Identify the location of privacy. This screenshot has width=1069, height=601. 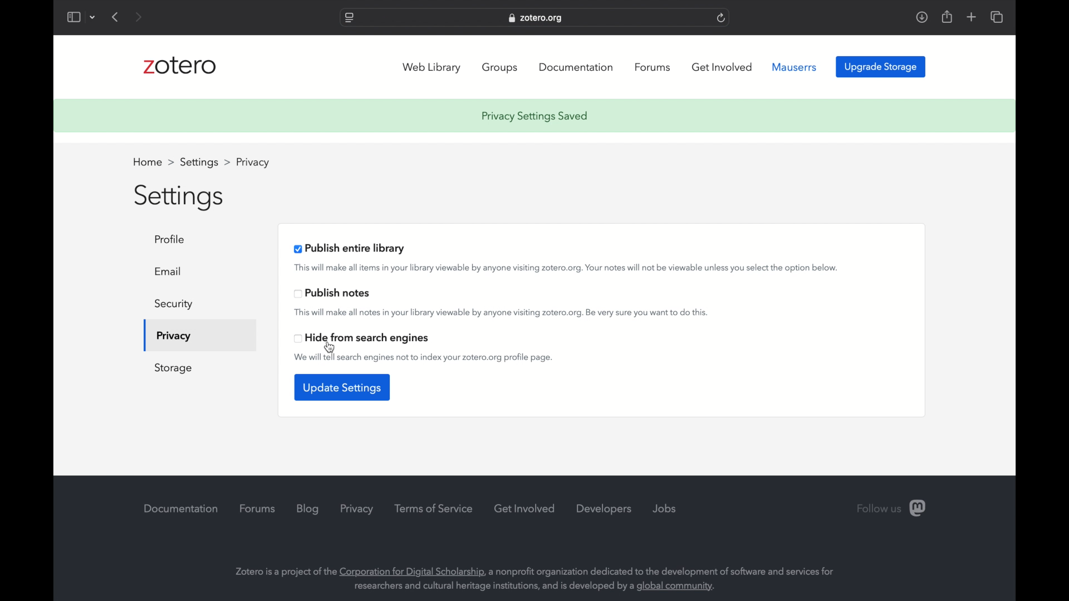
(358, 510).